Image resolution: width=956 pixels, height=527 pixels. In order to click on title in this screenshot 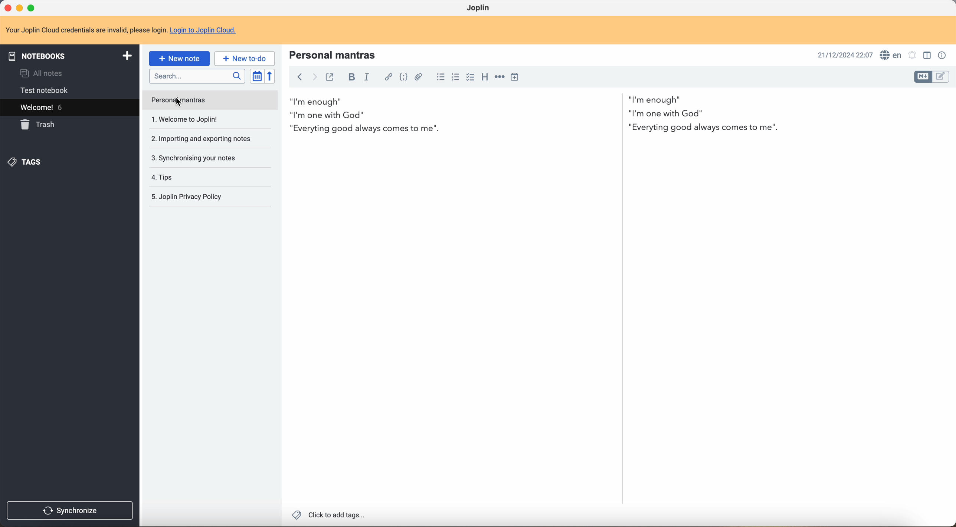, I will do `click(334, 54)`.